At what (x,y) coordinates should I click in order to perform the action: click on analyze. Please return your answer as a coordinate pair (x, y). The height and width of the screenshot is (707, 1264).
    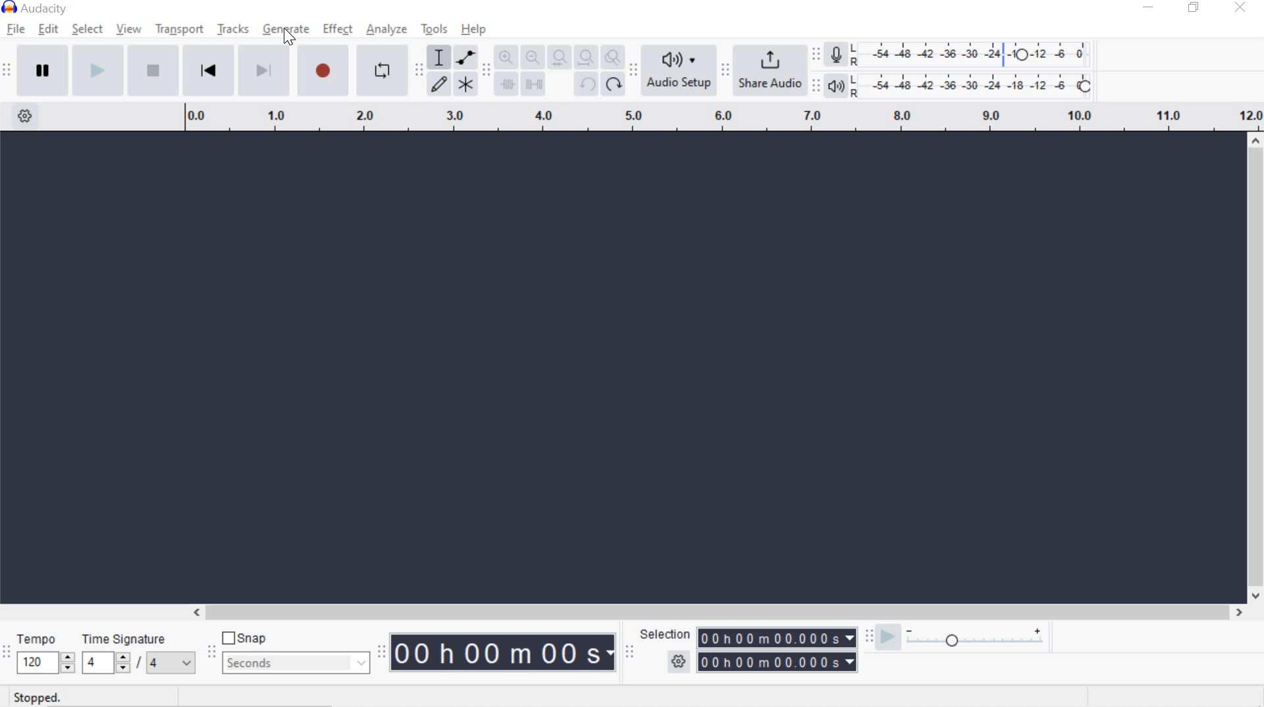
    Looking at the image, I should click on (386, 30).